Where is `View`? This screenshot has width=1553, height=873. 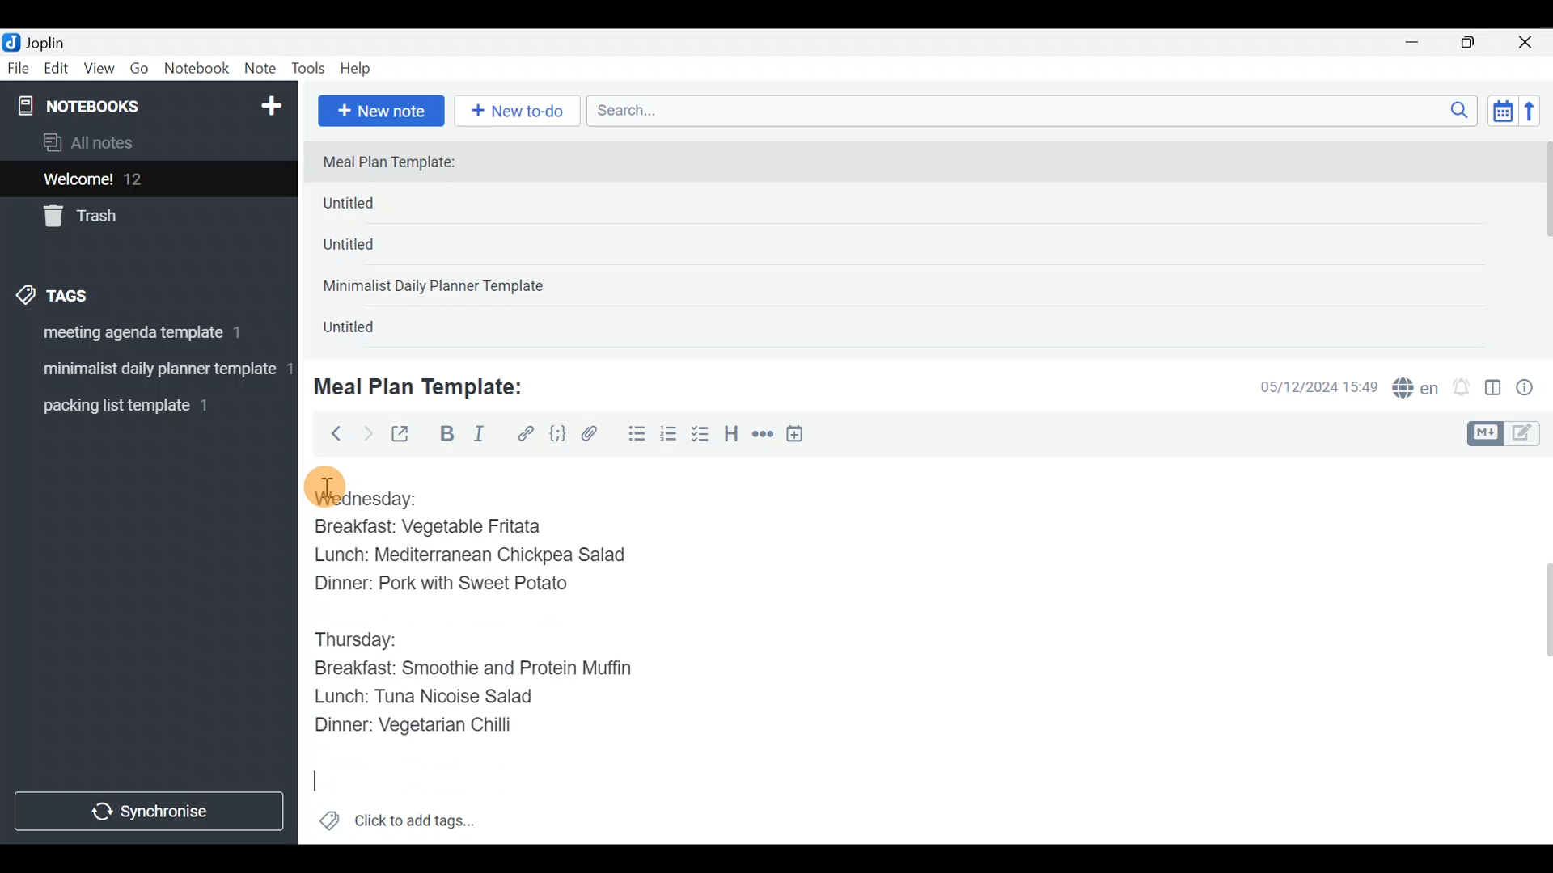
View is located at coordinates (99, 71).